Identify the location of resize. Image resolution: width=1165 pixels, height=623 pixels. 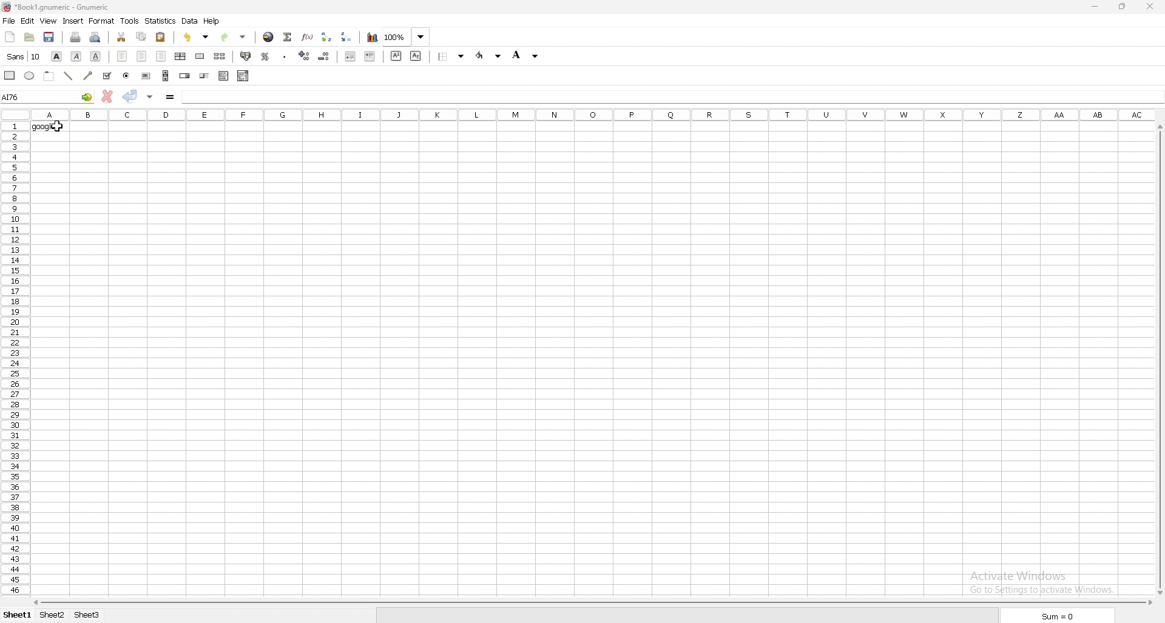
(1123, 6).